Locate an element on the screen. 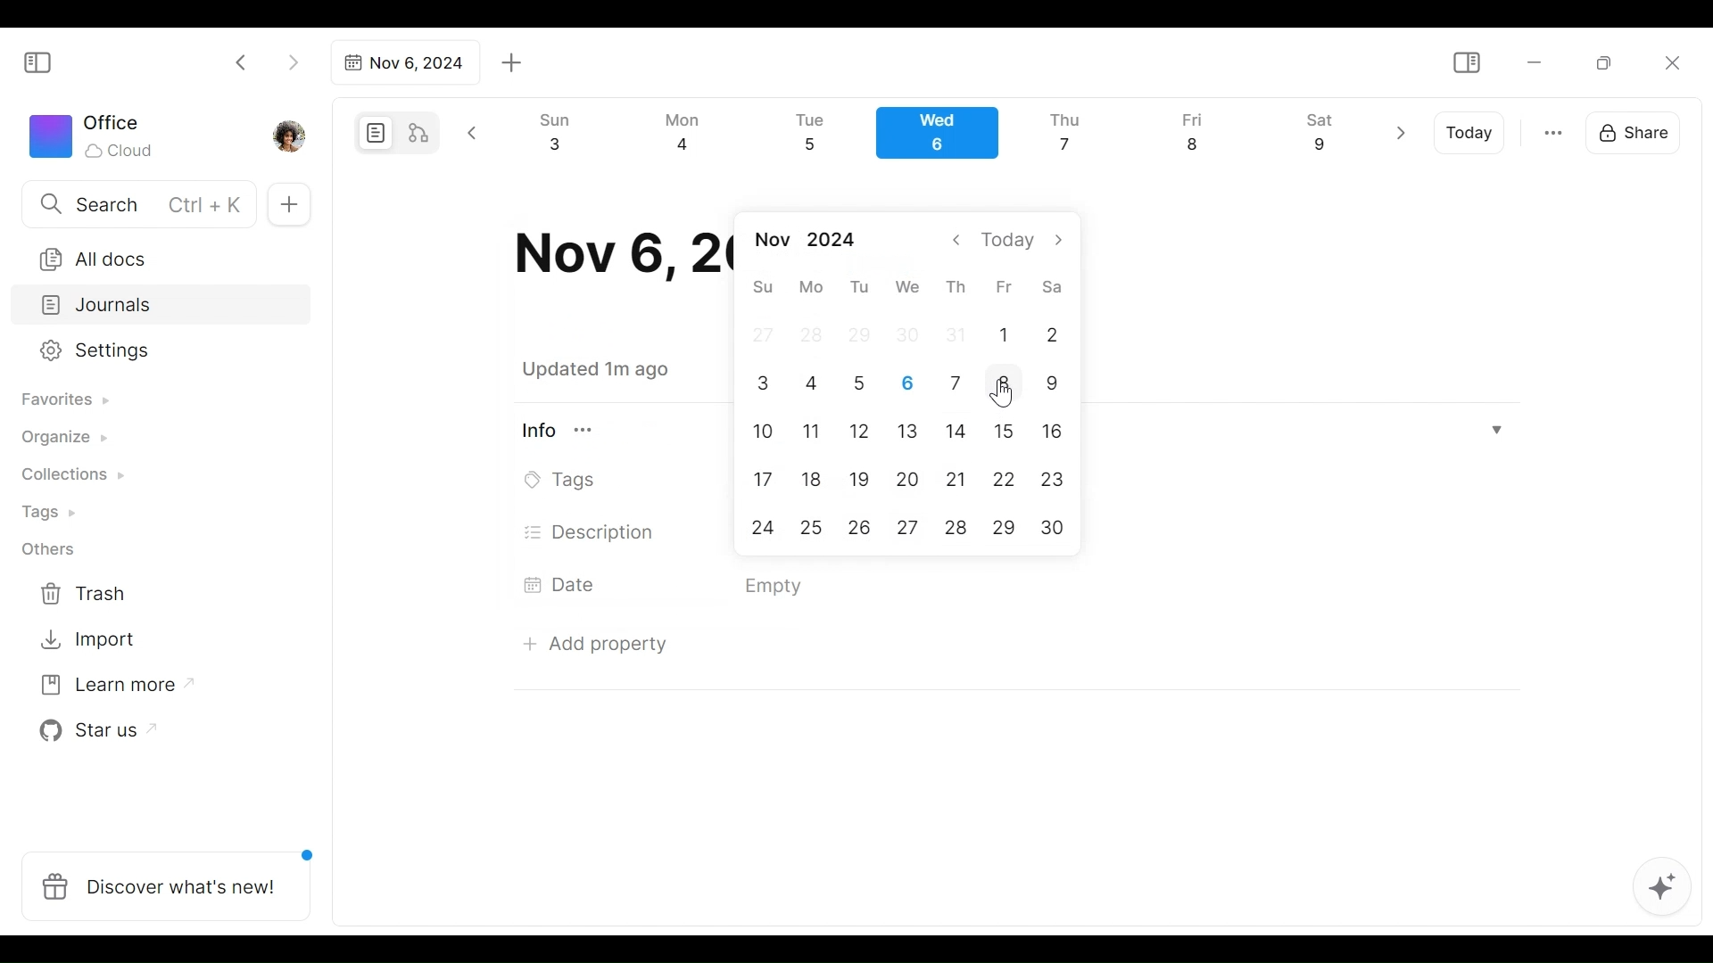 This screenshot has width=1713, height=963. Close is located at coordinates (1671, 62).